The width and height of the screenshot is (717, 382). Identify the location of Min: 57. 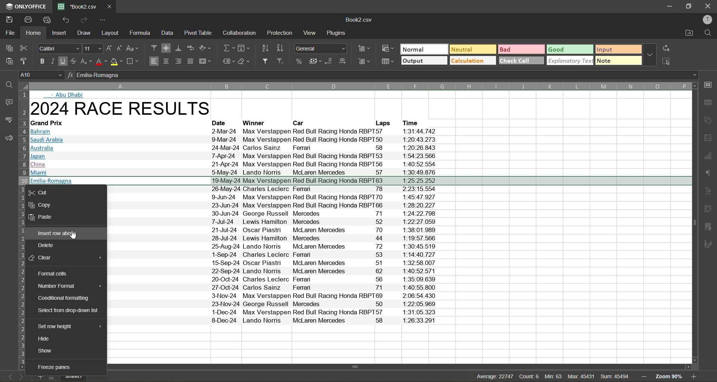
(554, 376).